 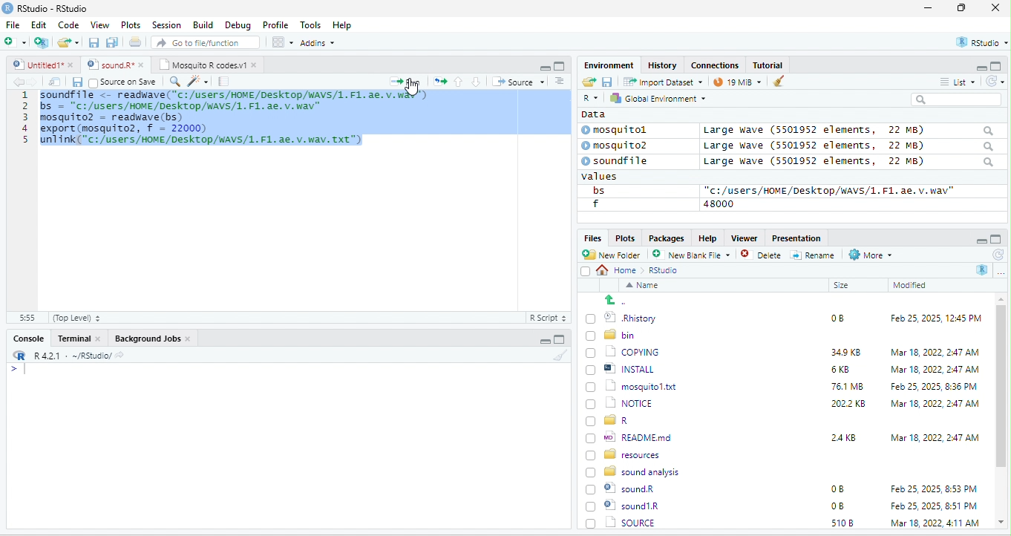 I want to click on brush, so click(x=775, y=82).